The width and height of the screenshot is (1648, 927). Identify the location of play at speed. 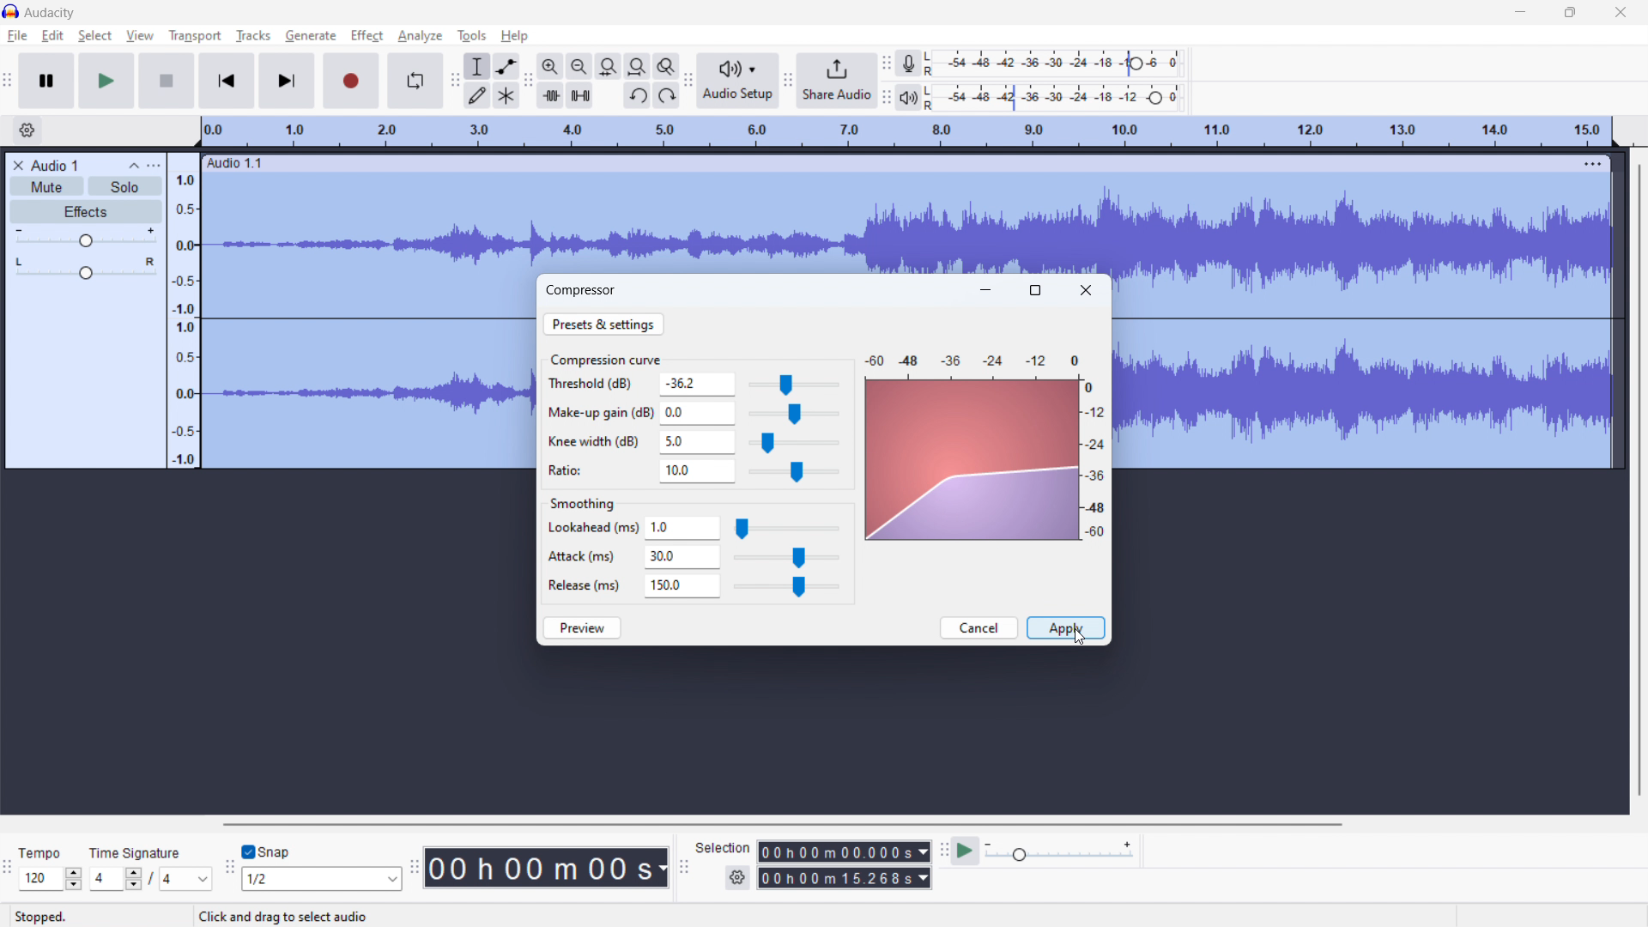
(966, 851).